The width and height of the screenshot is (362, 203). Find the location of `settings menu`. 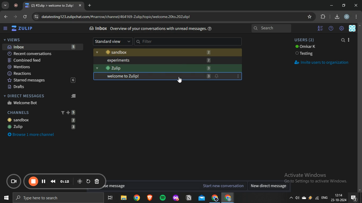

settings menu is located at coordinates (357, 17).